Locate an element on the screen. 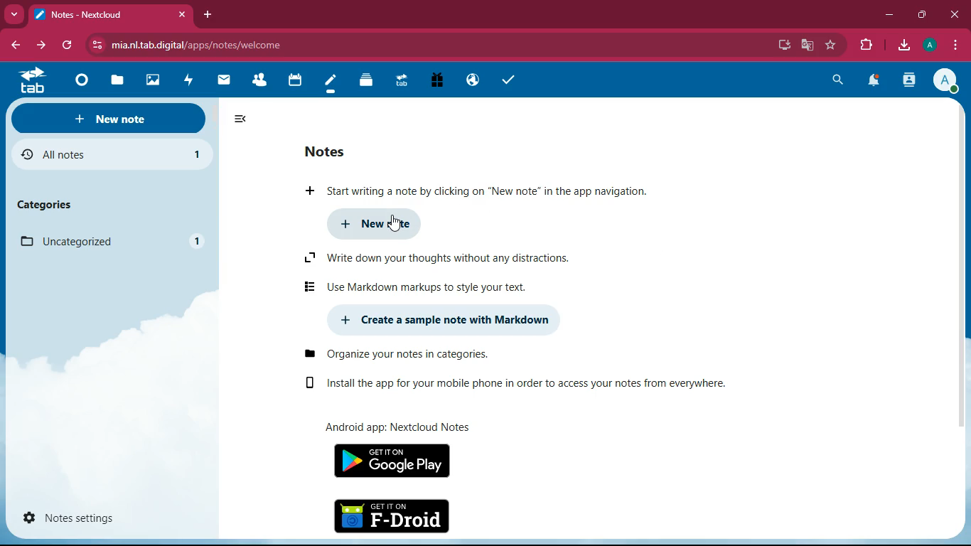 Image resolution: width=971 pixels, height=546 pixels. forward is located at coordinates (42, 45).